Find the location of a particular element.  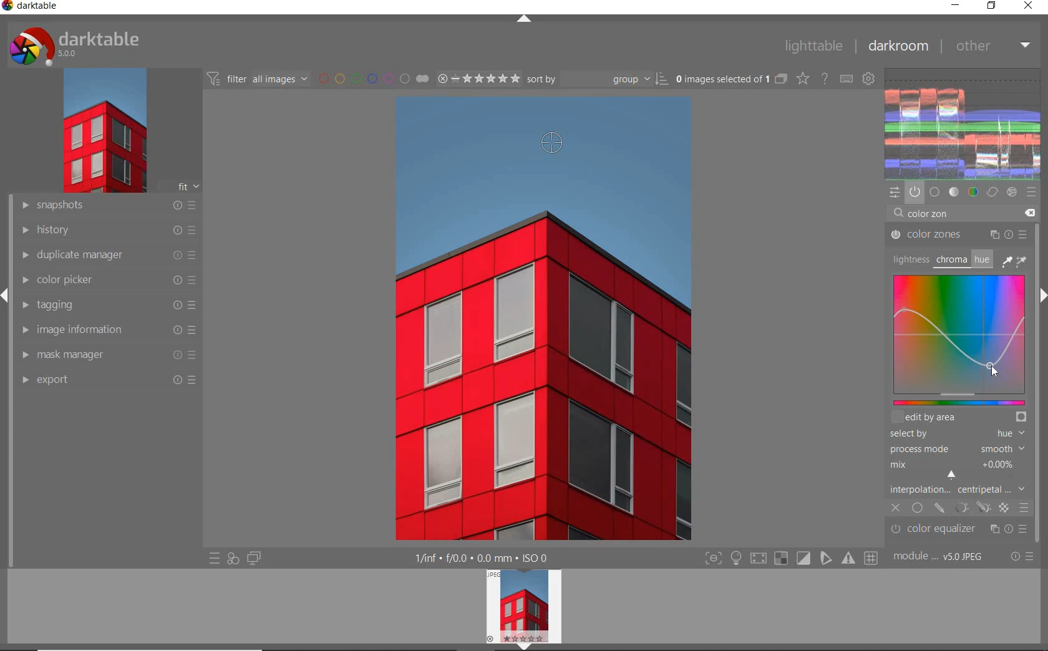

quick access to presets is located at coordinates (215, 559).